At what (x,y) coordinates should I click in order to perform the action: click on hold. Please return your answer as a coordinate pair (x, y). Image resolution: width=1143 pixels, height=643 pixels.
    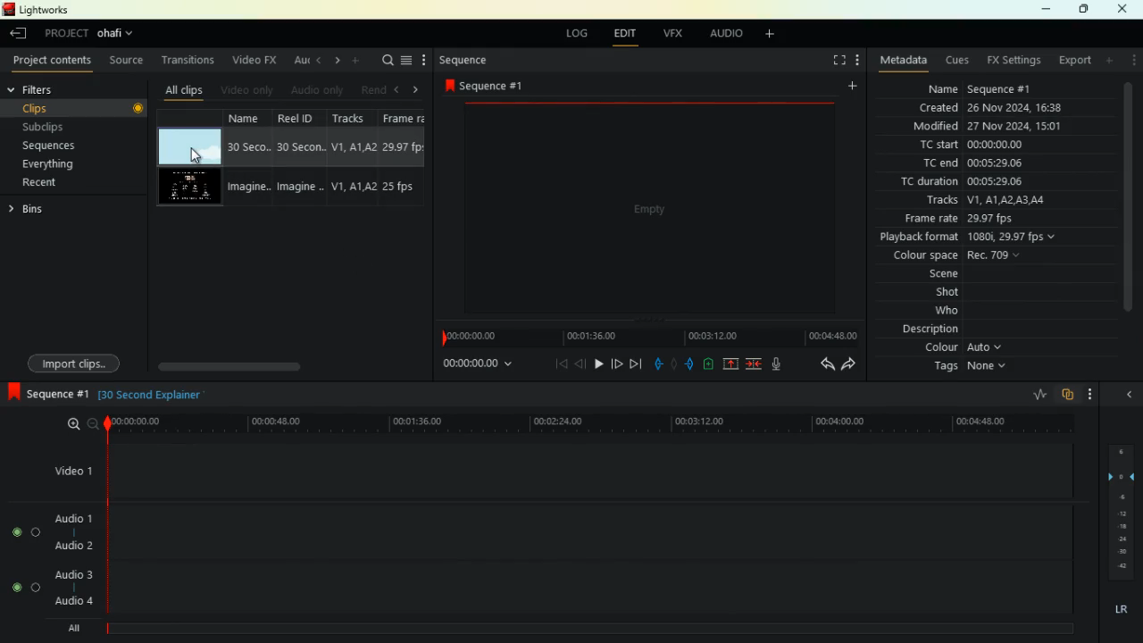
    Looking at the image, I should click on (674, 363).